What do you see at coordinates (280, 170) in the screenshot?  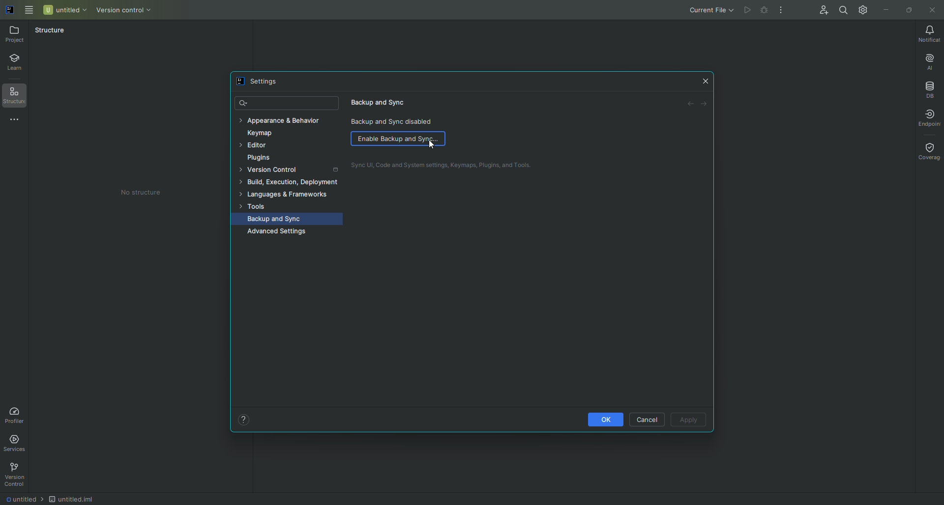 I see `Version Control` at bounding box center [280, 170].